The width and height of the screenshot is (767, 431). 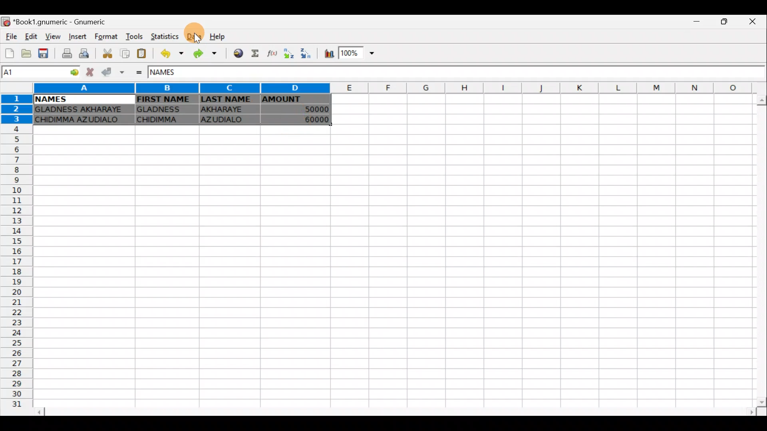 I want to click on Data, so click(x=193, y=35).